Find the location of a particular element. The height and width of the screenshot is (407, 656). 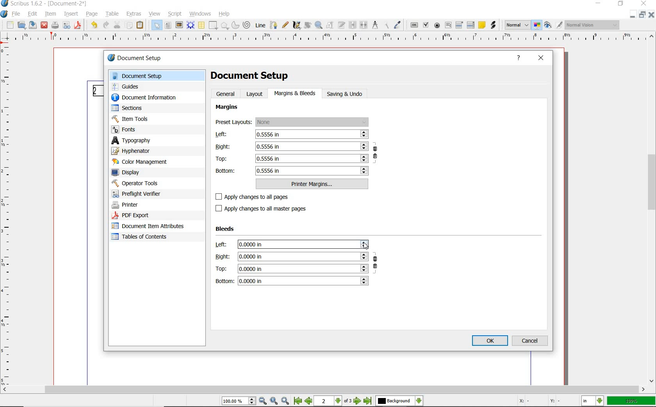

copy is located at coordinates (129, 26).